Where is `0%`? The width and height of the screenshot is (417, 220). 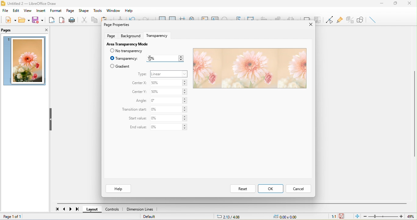 0% is located at coordinates (169, 127).